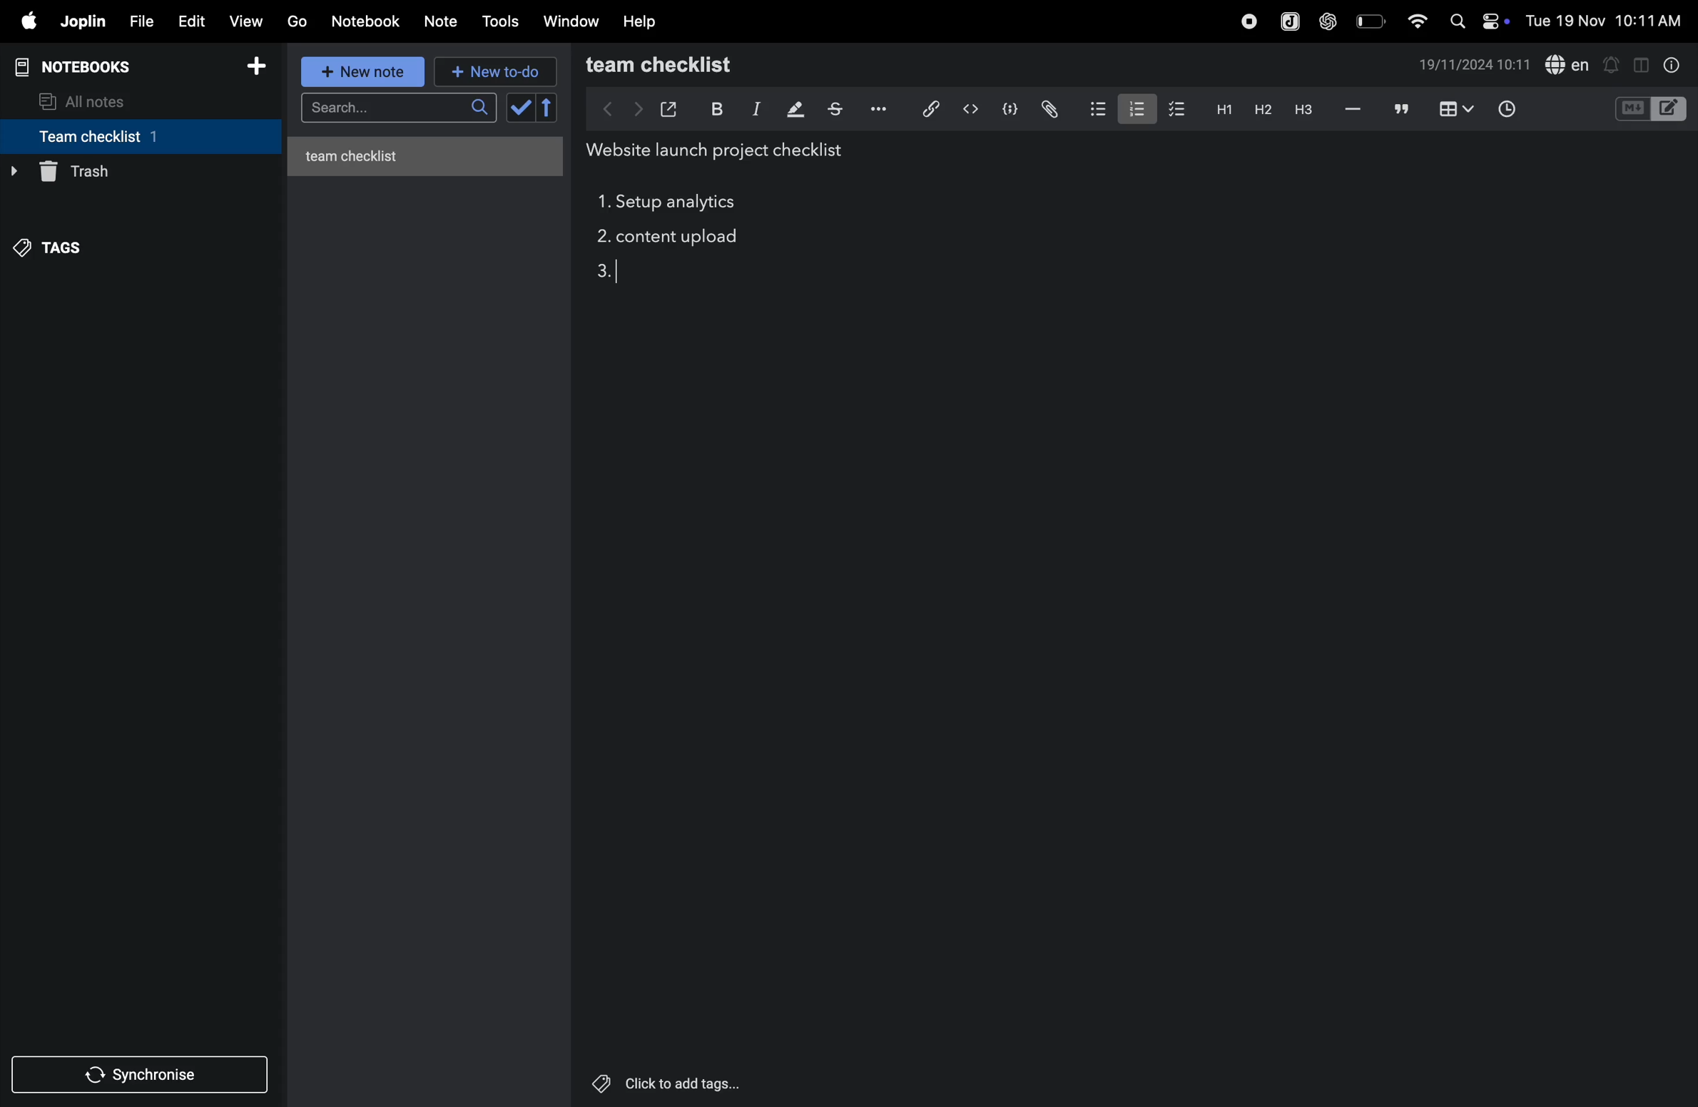  Describe the element at coordinates (722, 151) in the screenshot. I see `title` at that location.